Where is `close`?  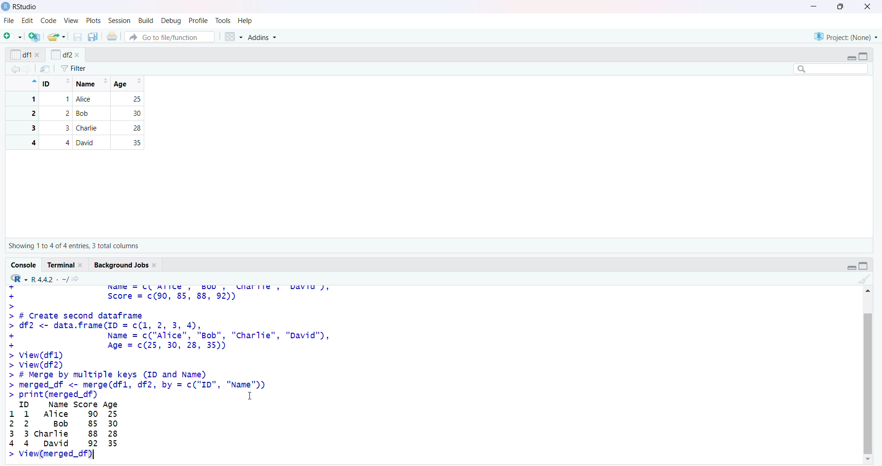
close is located at coordinates (77, 55).